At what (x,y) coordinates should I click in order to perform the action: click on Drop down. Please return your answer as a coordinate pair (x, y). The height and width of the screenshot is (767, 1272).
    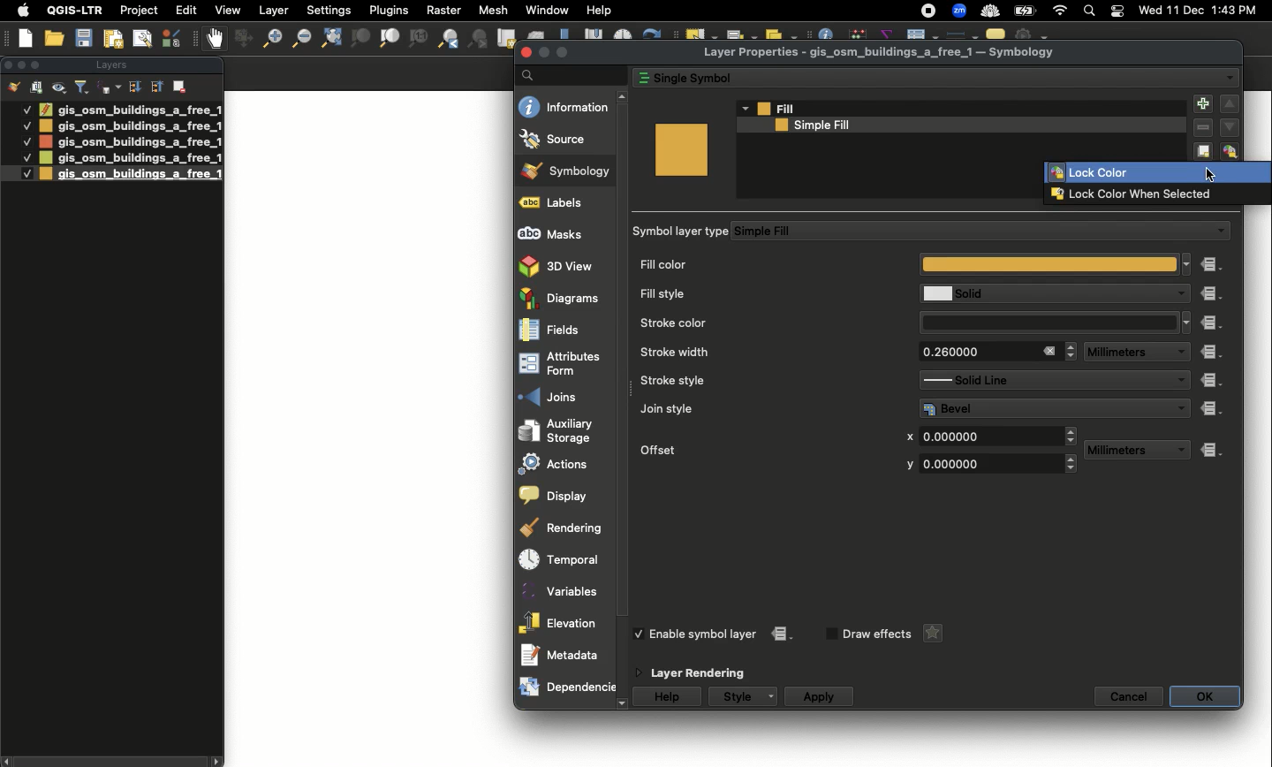
    Looking at the image, I should click on (1183, 407).